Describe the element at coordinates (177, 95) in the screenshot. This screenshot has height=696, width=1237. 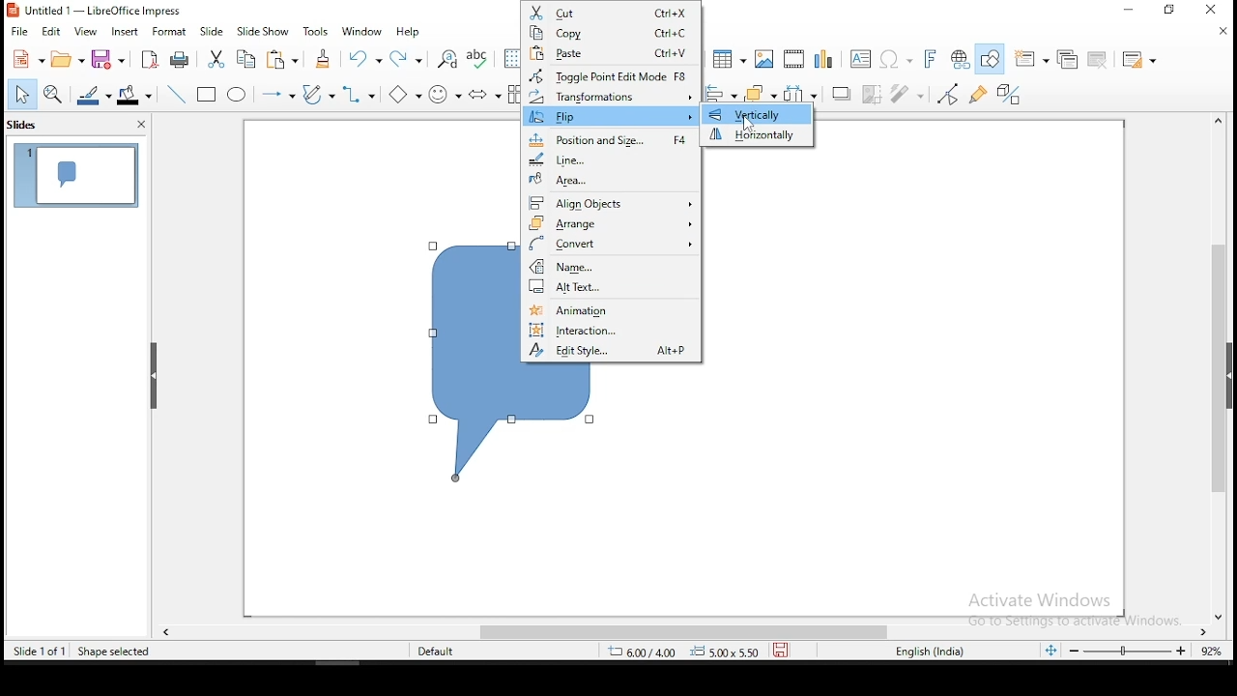
I see `line` at that location.